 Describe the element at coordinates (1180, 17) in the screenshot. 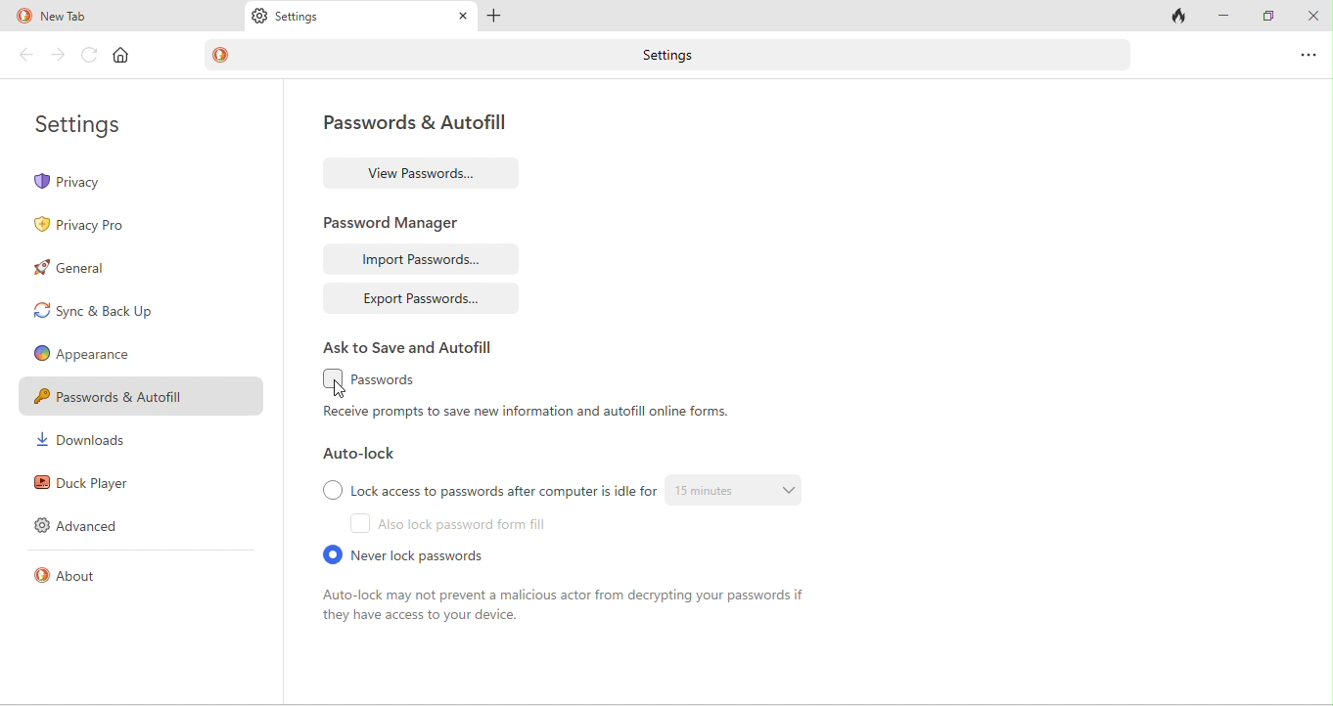

I see `close tabs and clear data` at that location.